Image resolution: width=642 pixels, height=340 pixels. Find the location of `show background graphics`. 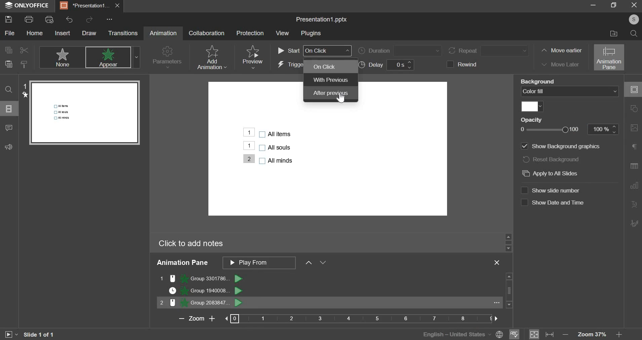

show background graphics is located at coordinates (560, 147).